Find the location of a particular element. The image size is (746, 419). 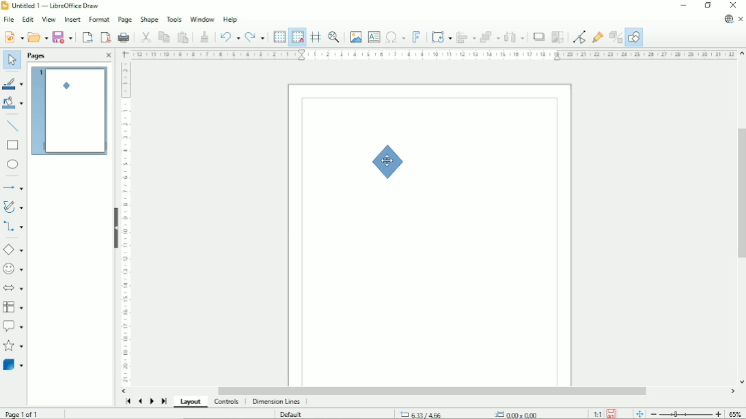

Toggle extrusion is located at coordinates (615, 37).